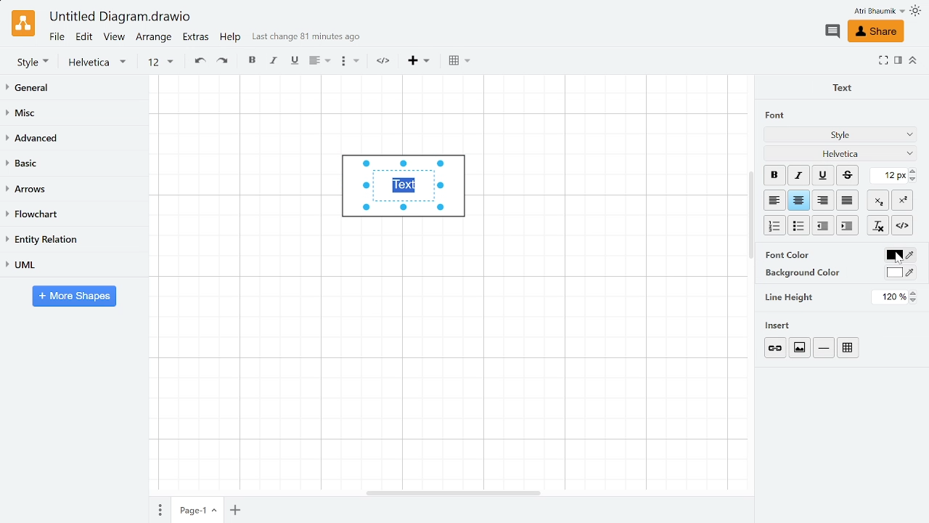  What do you see at coordinates (898, 62) in the screenshot?
I see `Format` at bounding box center [898, 62].